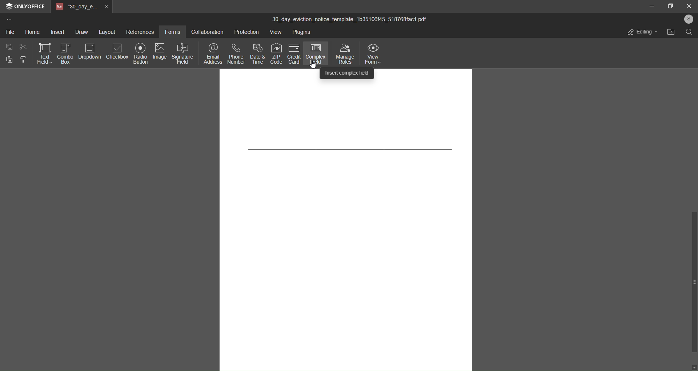 The width and height of the screenshot is (698, 371). Describe the element at coordinates (211, 52) in the screenshot. I see `email address` at that location.